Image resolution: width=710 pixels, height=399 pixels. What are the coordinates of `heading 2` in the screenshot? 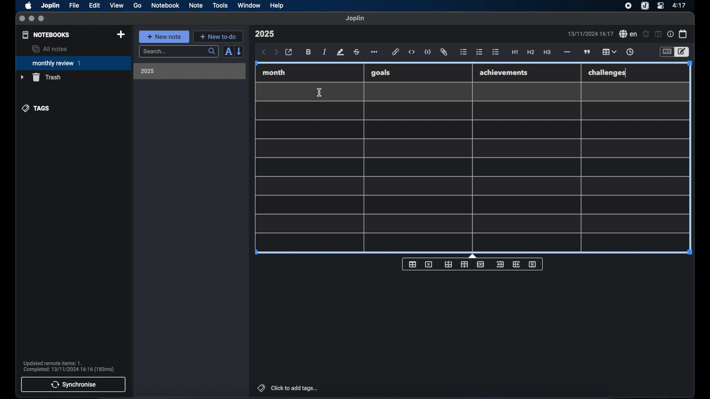 It's located at (531, 52).